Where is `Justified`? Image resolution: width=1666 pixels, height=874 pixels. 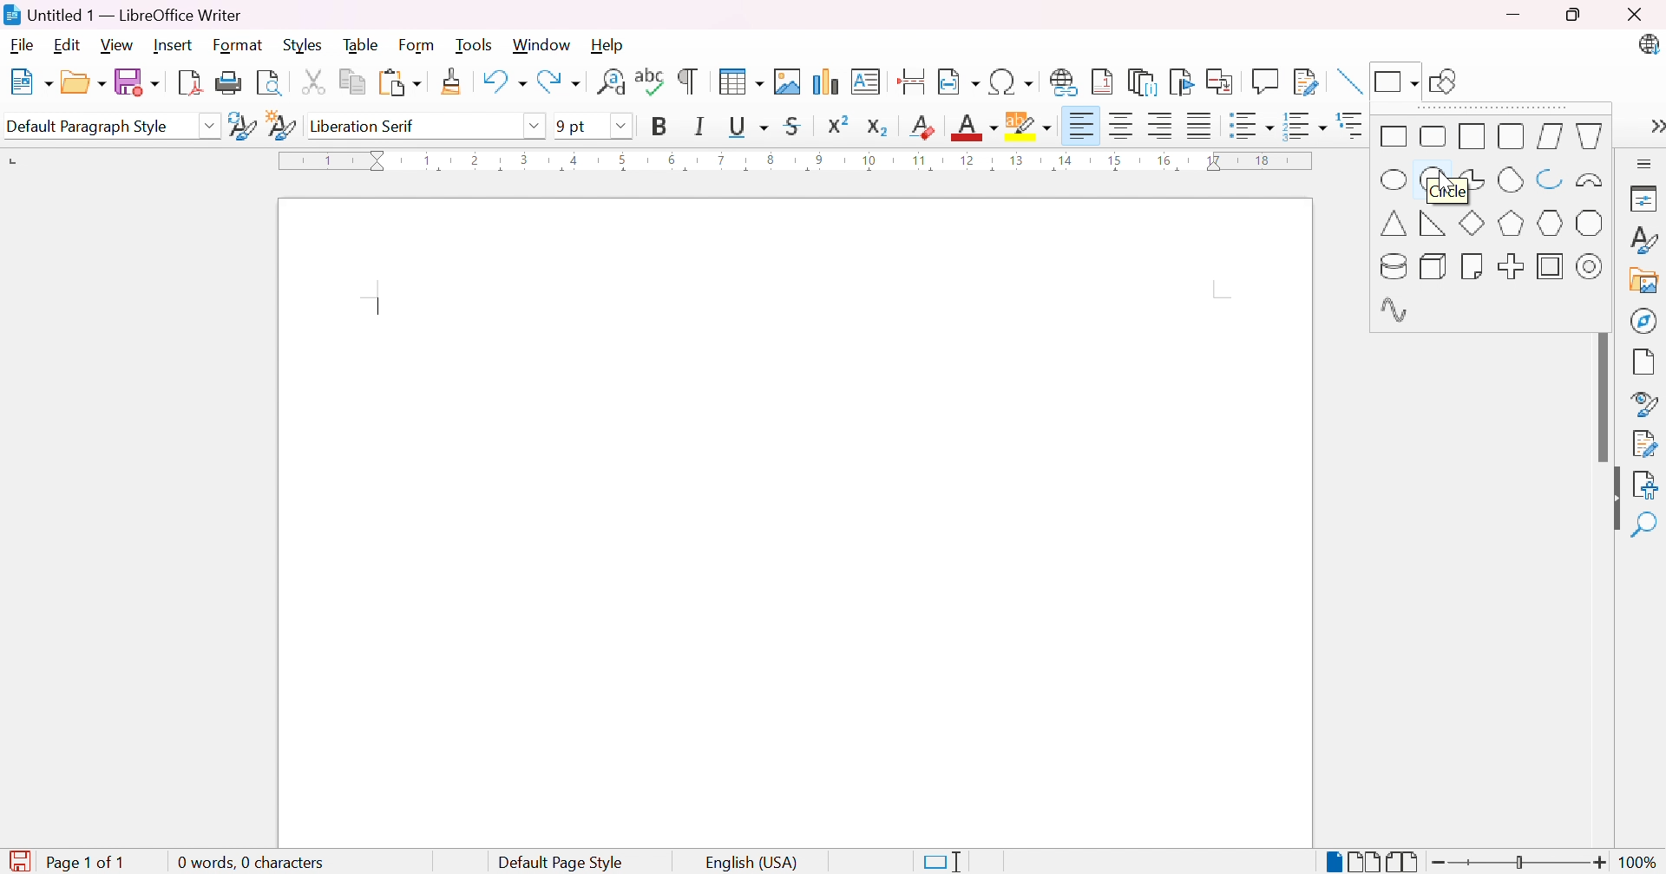 Justified is located at coordinates (1200, 126).